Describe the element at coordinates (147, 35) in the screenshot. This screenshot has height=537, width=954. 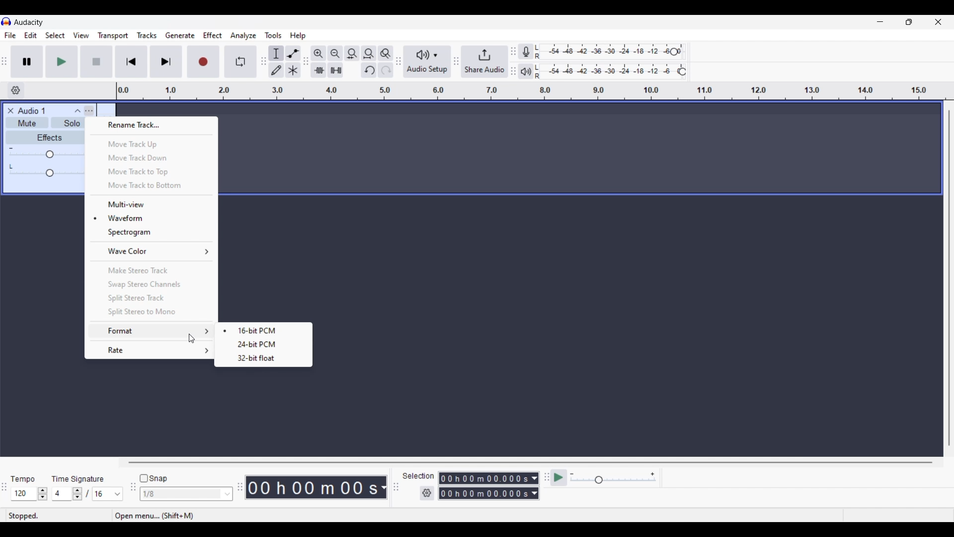
I see `Tracks menu` at that location.